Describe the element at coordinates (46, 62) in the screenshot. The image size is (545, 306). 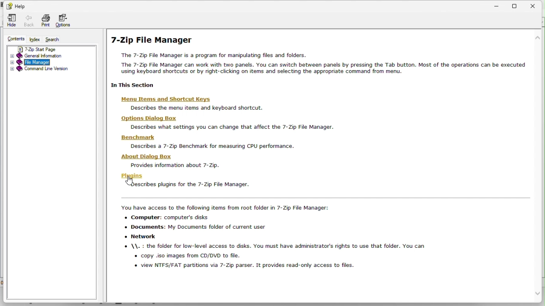
I see `File manager` at that location.